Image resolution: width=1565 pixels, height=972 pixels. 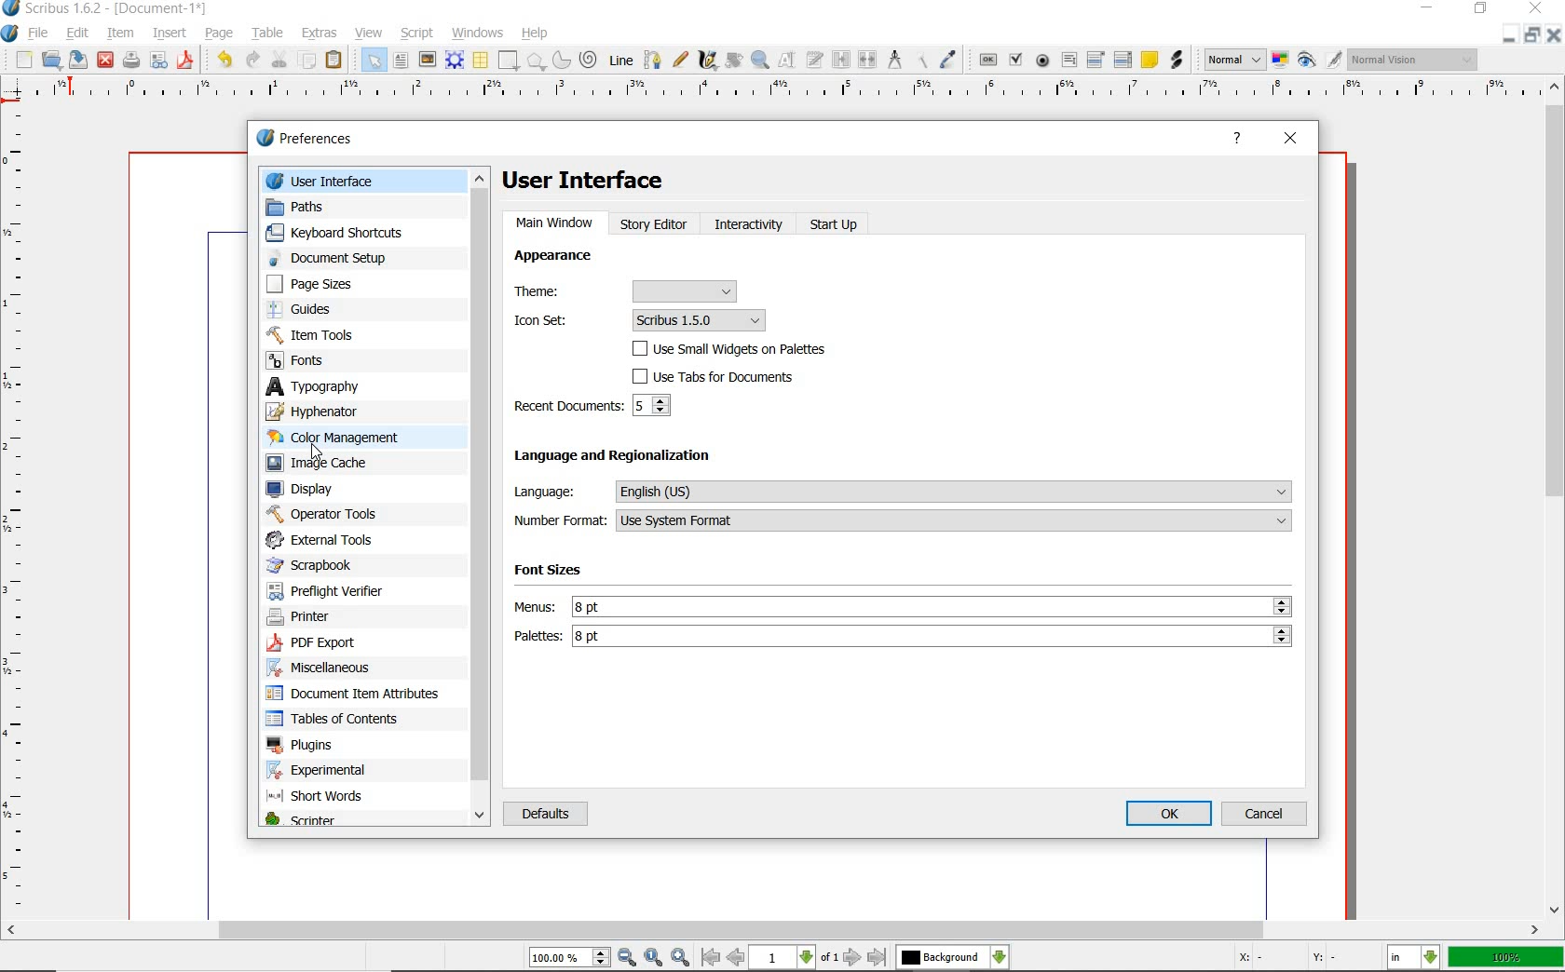 I want to click on cut, so click(x=279, y=59).